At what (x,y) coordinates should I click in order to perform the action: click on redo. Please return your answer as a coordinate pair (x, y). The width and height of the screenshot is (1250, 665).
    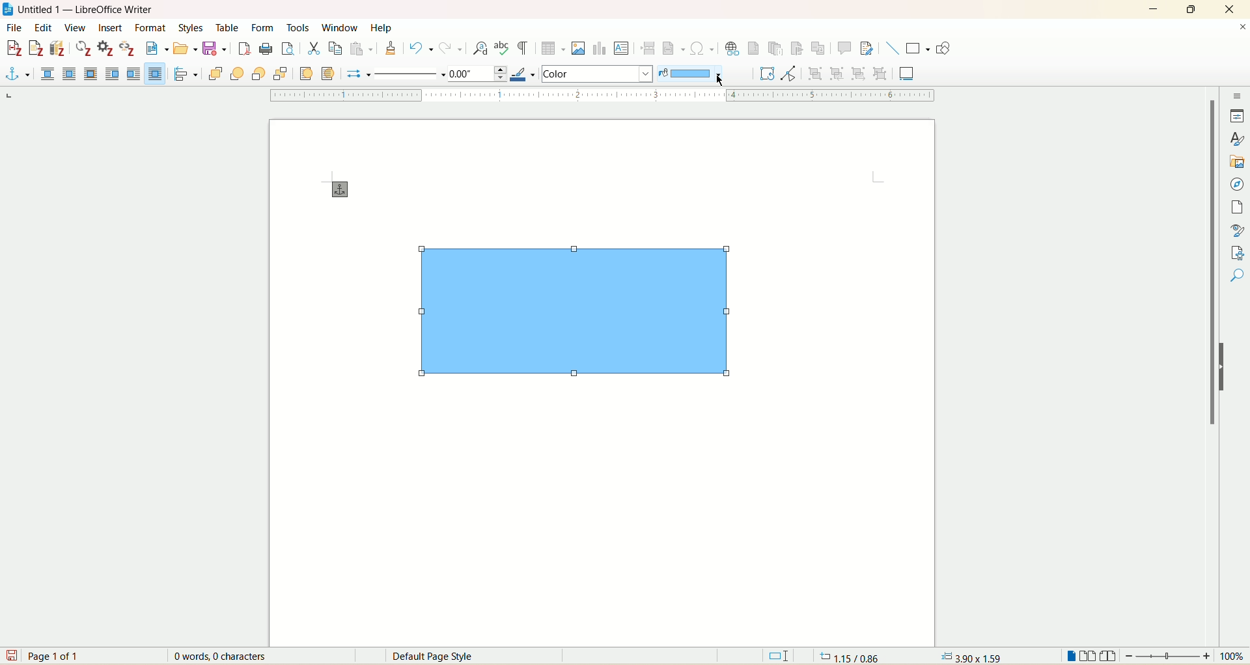
    Looking at the image, I should click on (452, 49).